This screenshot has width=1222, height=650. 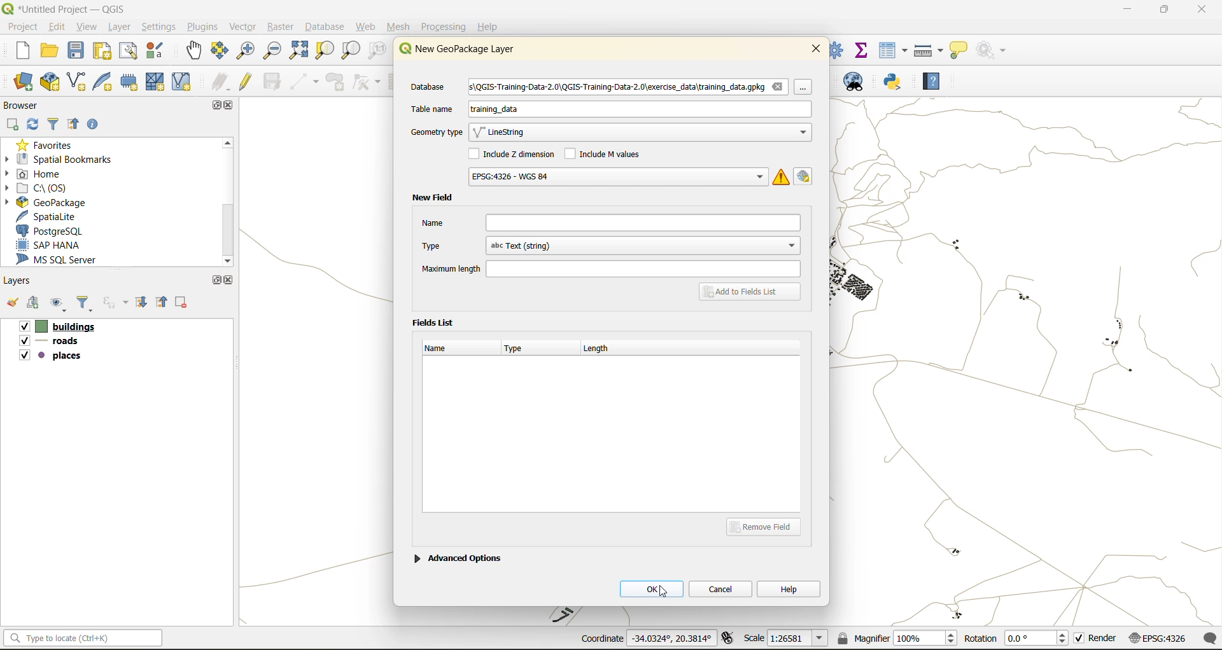 I want to click on sap hana, so click(x=60, y=245).